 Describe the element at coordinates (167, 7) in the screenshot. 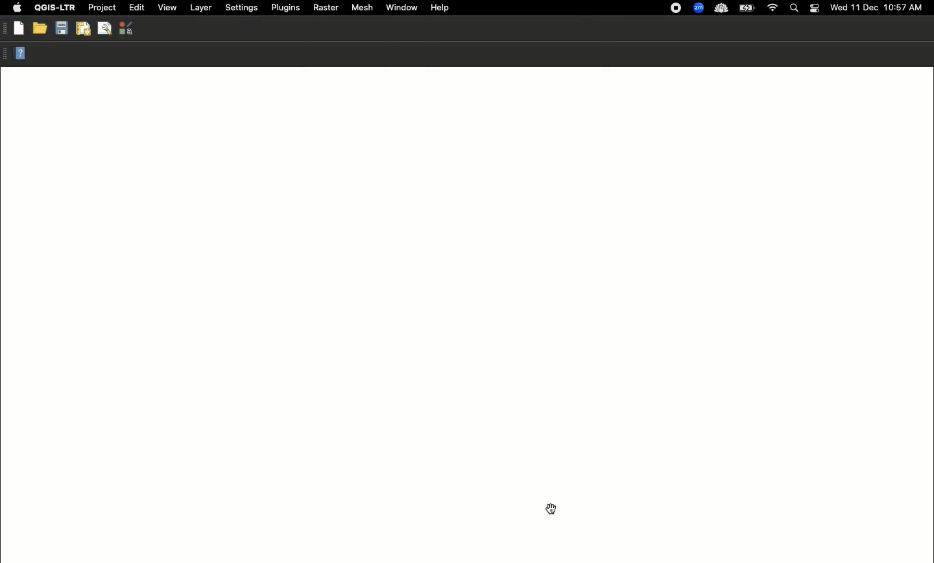

I see `View` at that location.